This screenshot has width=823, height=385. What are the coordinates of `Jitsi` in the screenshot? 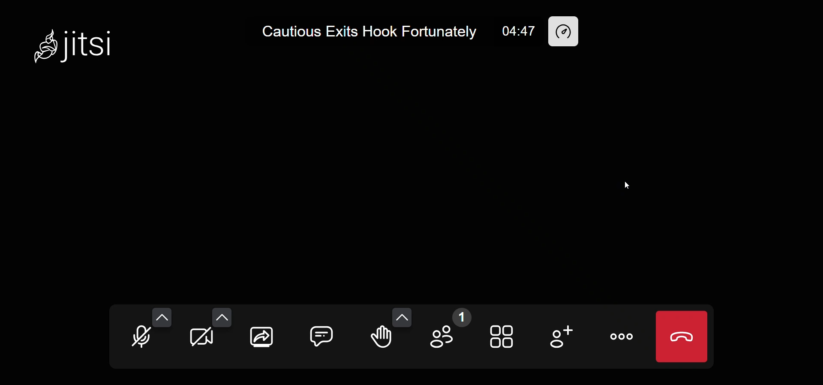 It's located at (72, 44).